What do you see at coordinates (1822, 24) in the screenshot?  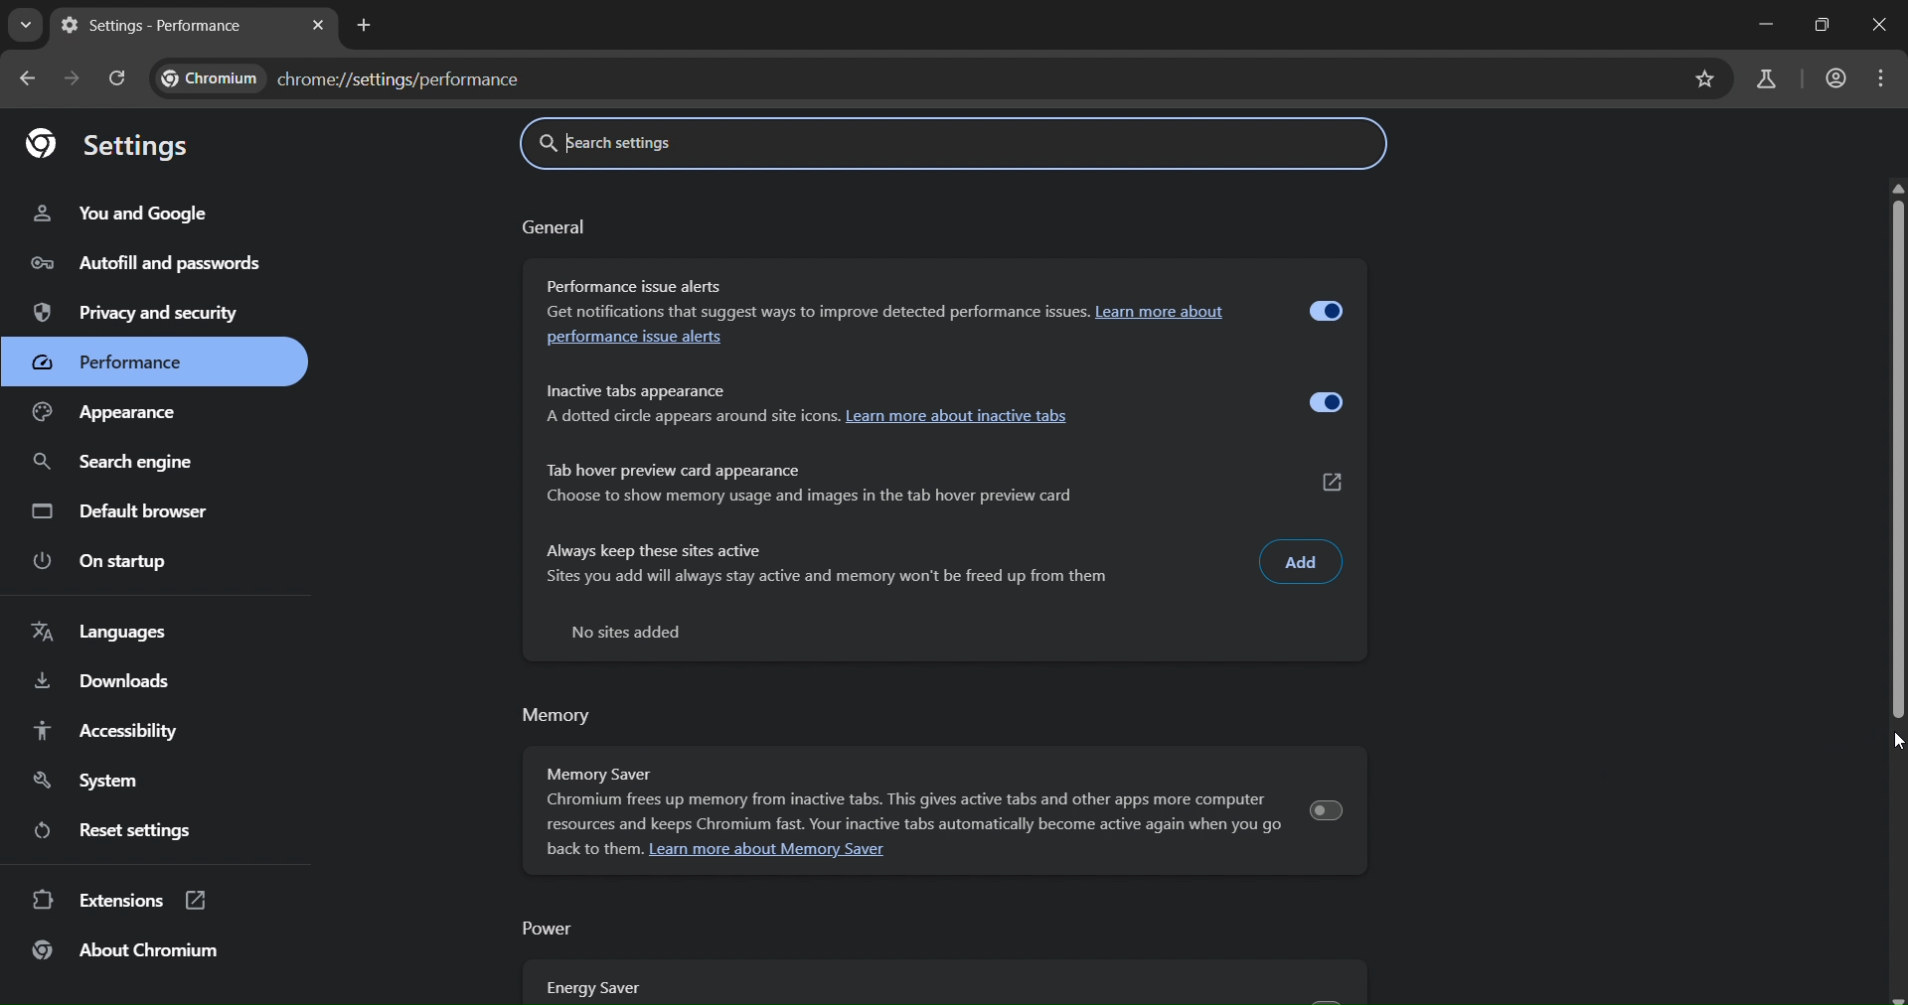 I see `restore down` at bounding box center [1822, 24].